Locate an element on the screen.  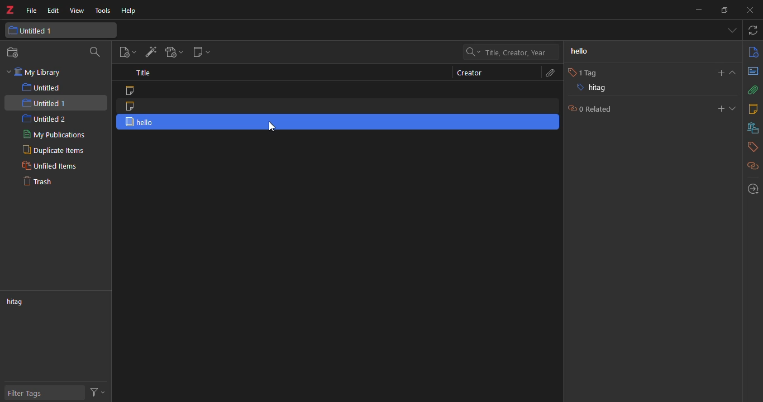
hitag is located at coordinates (18, 303).